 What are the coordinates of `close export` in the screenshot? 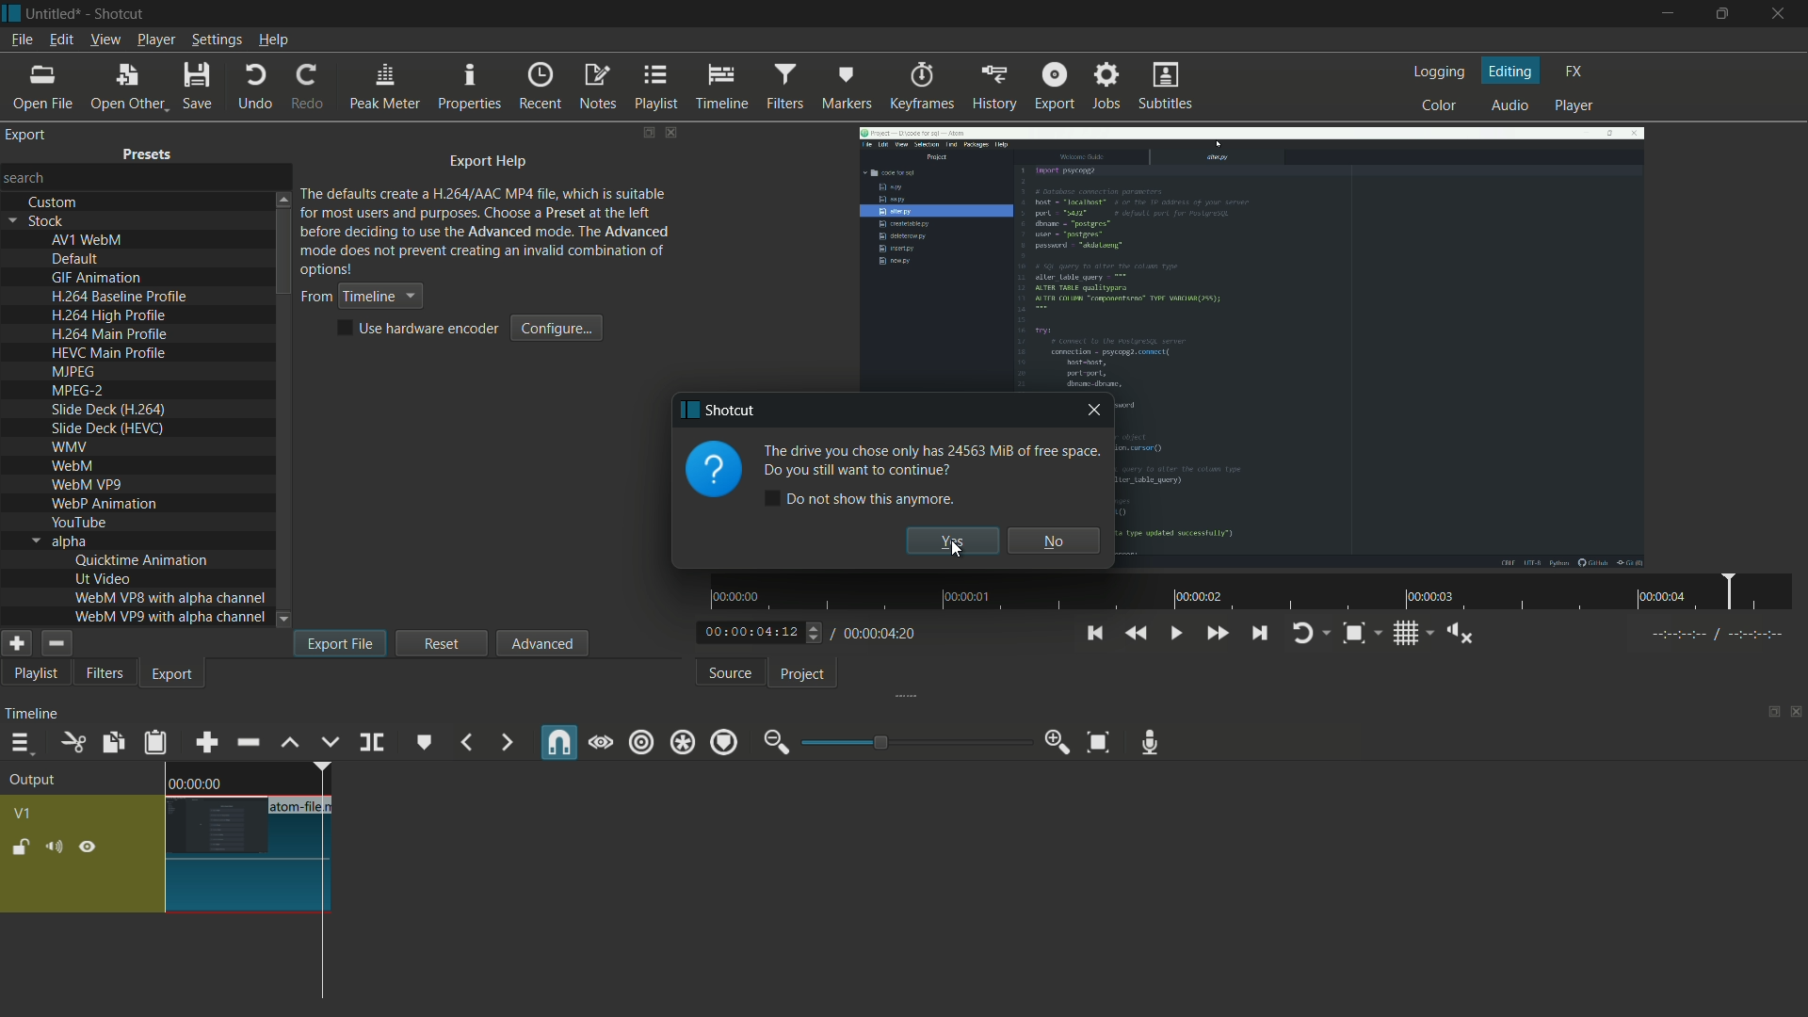 It's located at (671, 133).